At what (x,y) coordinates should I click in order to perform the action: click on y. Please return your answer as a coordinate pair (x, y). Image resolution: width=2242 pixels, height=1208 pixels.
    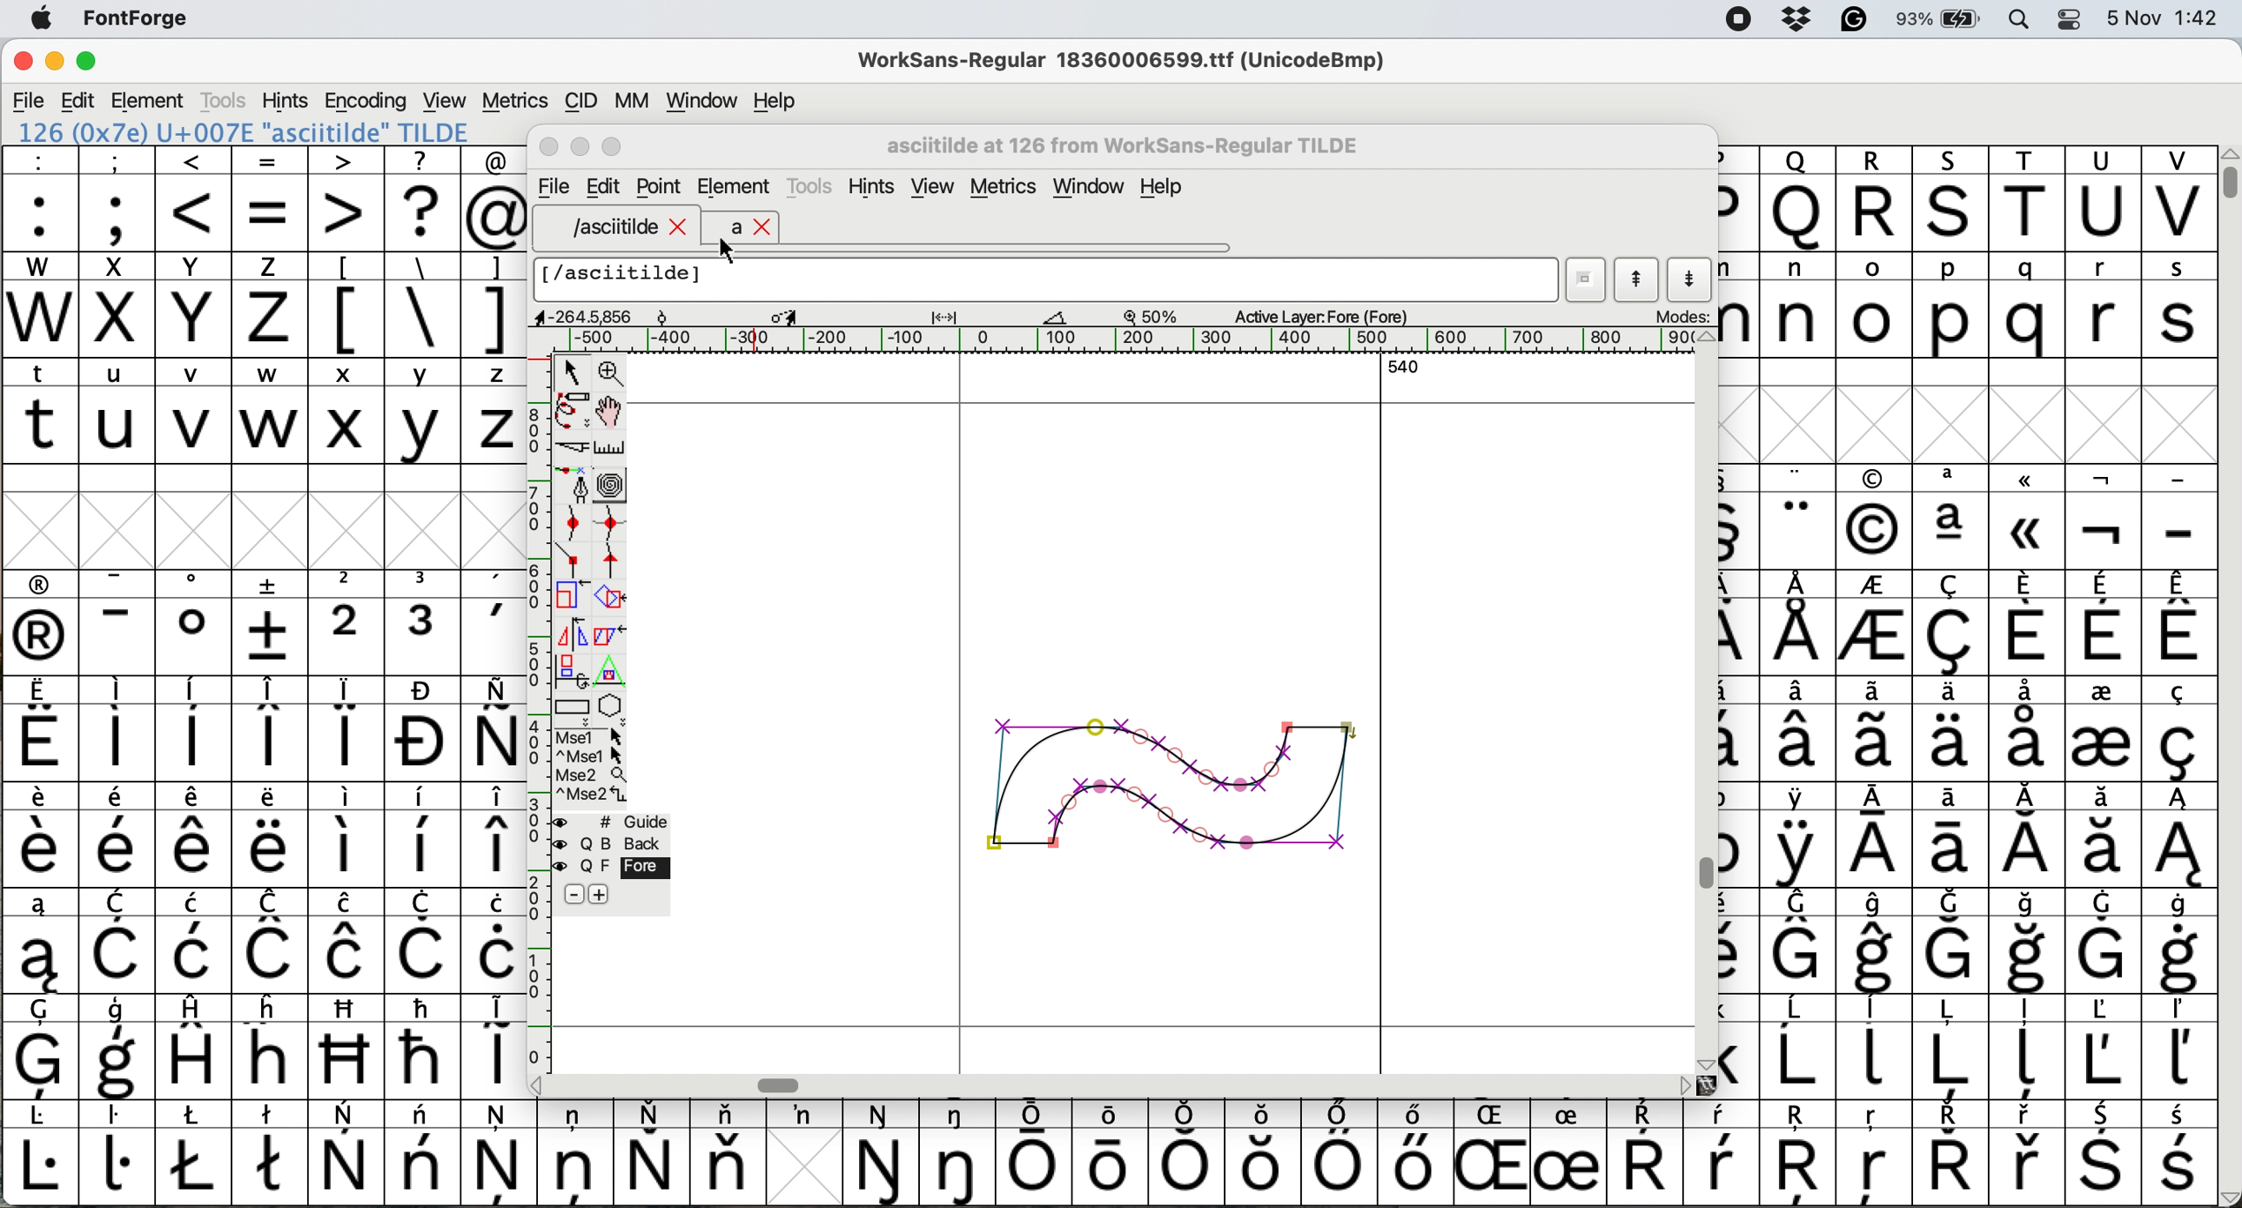
    Looking at the image, I should click on (420, 412).